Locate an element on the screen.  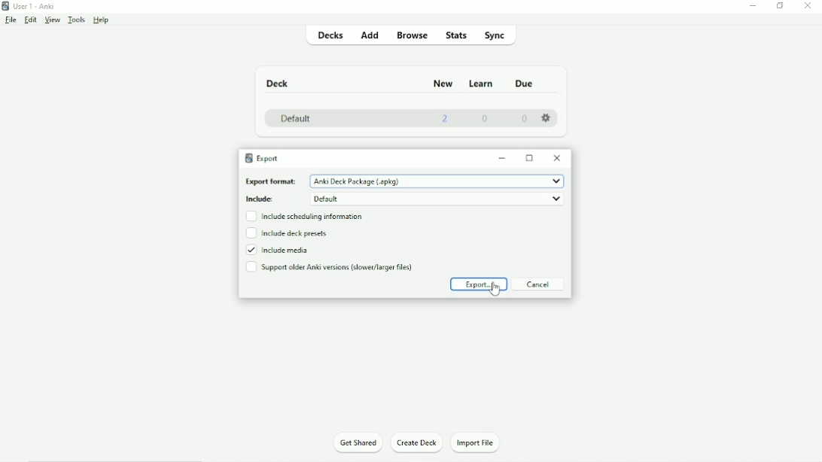
Edit is located at coordinates (30, 20).